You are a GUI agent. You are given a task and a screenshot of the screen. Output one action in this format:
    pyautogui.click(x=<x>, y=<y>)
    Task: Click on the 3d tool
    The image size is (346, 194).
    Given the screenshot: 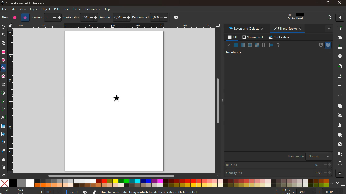 What is the action you would take?
    pyautogui.click(x=3, y=76)
    